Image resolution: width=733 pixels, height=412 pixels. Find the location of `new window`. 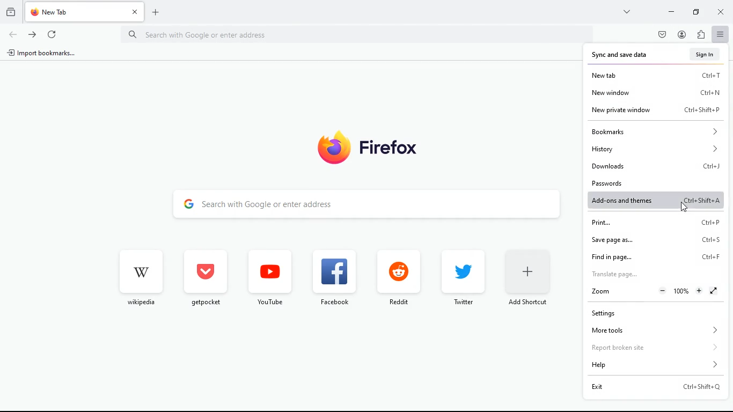

new window is located at coordinates (655, 92).